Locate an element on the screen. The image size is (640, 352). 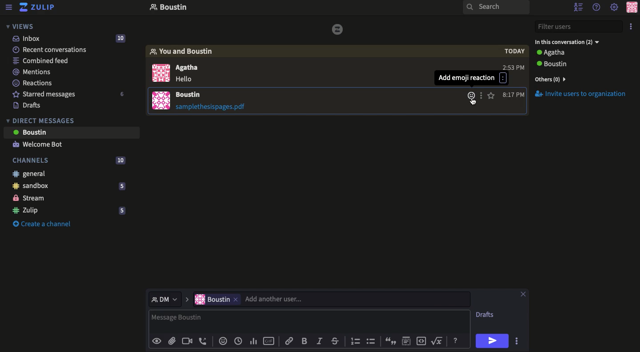
2:53 PM is located at coordinates (513, 67).